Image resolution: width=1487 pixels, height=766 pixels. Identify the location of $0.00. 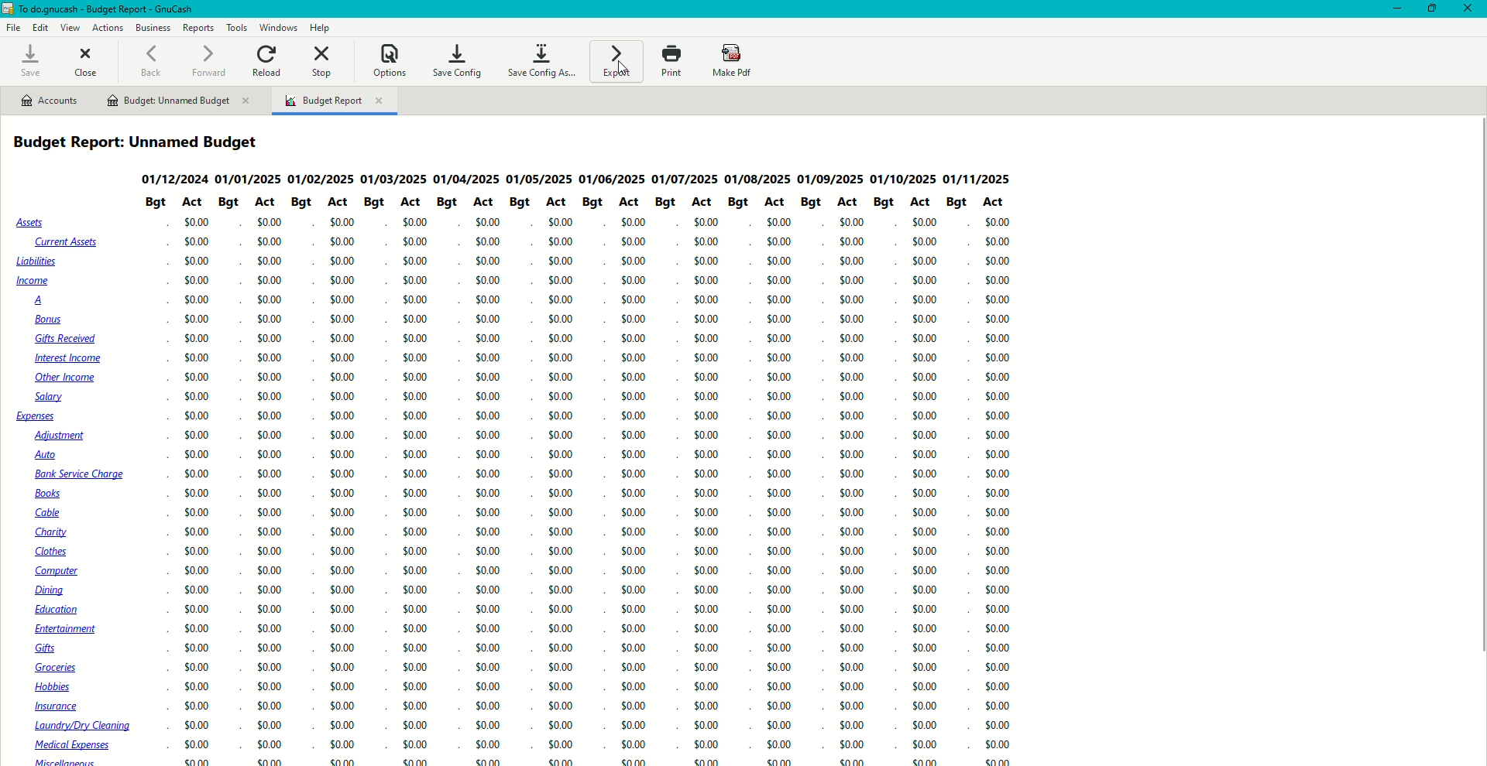
(489, 514).